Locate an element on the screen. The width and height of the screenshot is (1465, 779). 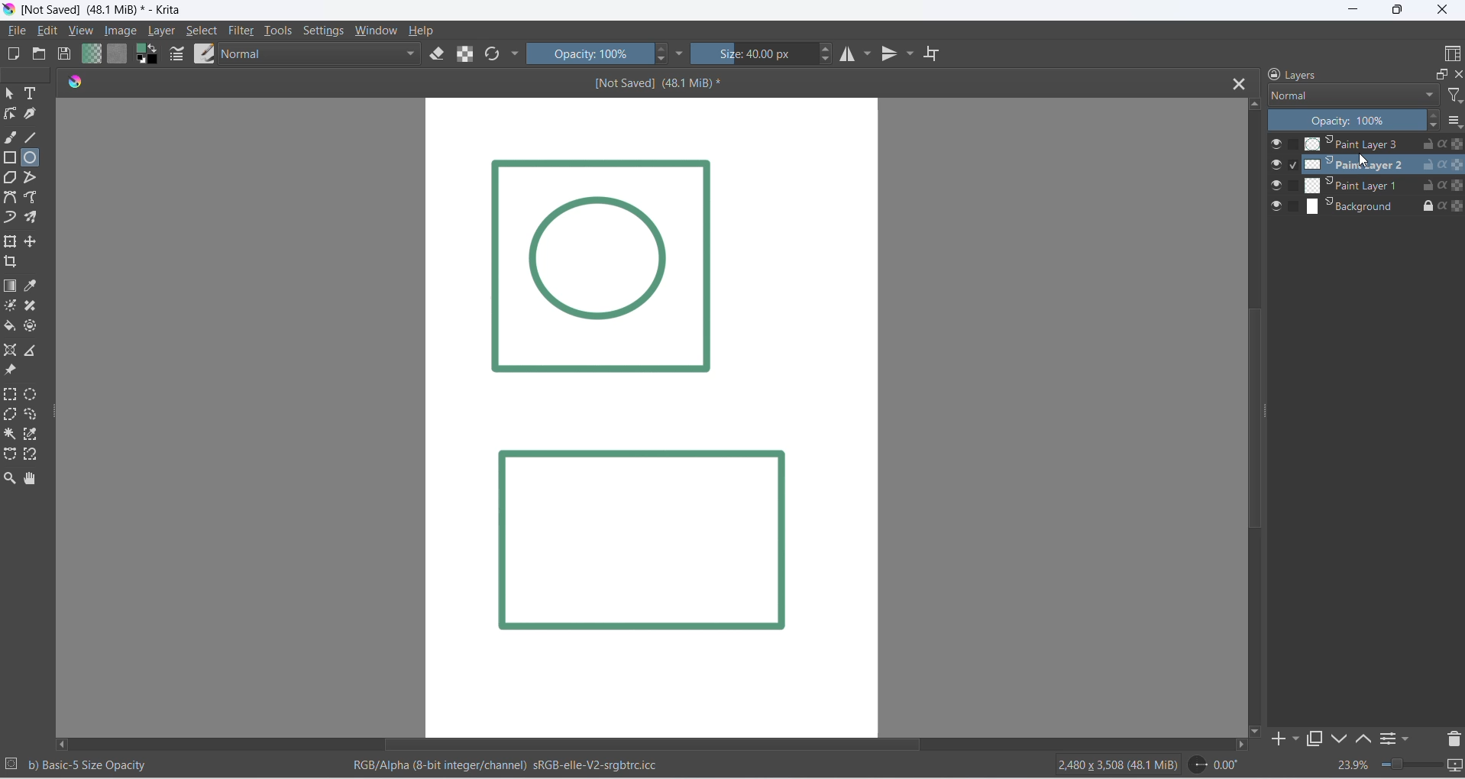
wrap around mode is located at coordinates (937, 55).